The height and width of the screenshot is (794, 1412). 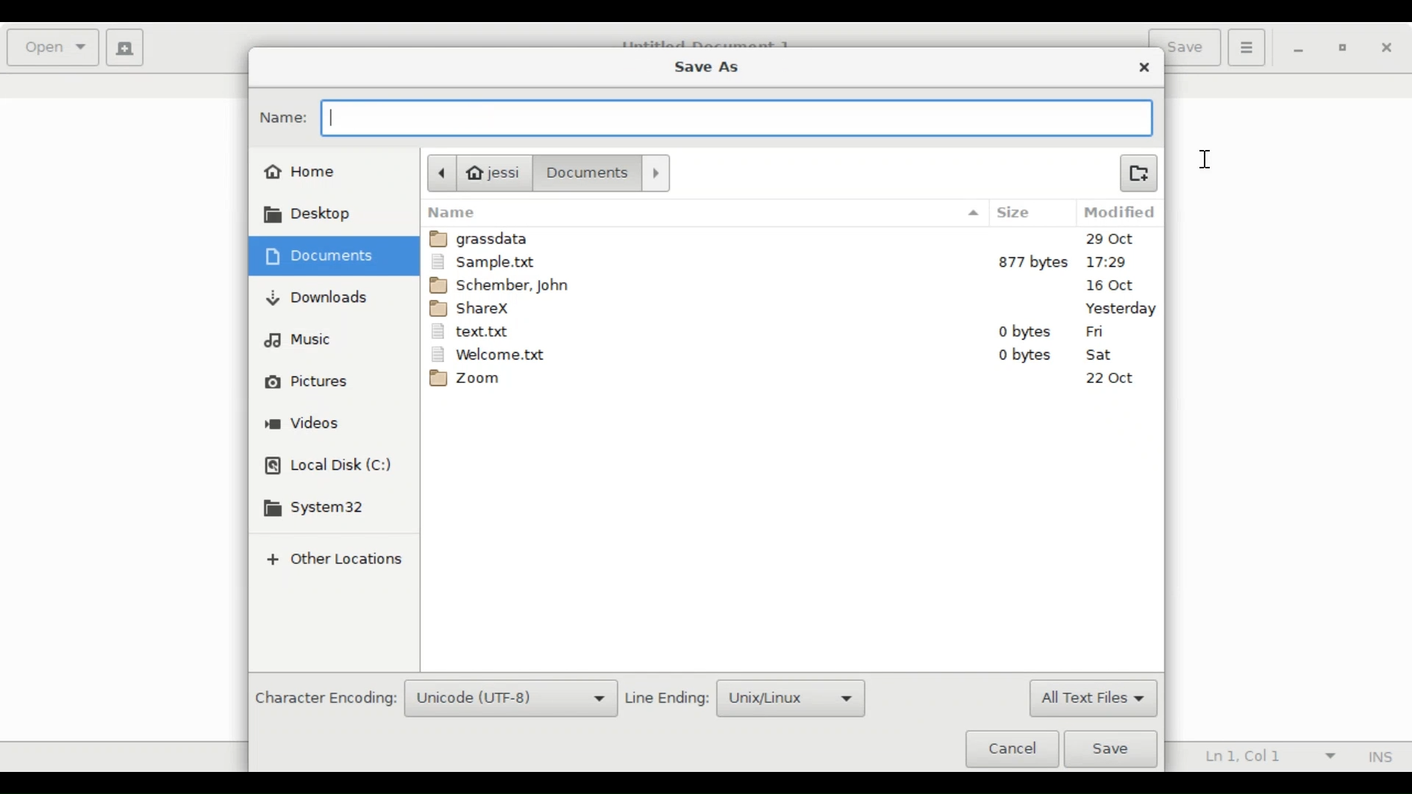 What do you see at coordinates (477, 172) in the screenshot?
I see `jessi` at bounding box center [477, 172].